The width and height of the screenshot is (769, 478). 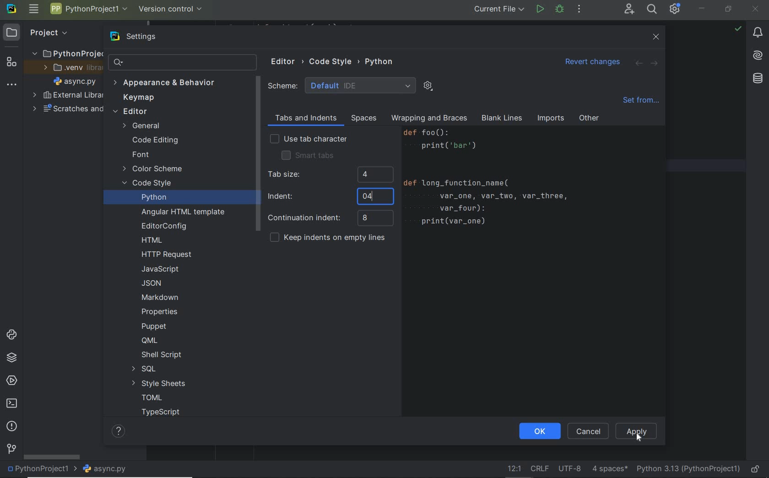 What do you see at coordinates (756, 80) in the screenshot?
I see `database` at bounding box center [756, 80].